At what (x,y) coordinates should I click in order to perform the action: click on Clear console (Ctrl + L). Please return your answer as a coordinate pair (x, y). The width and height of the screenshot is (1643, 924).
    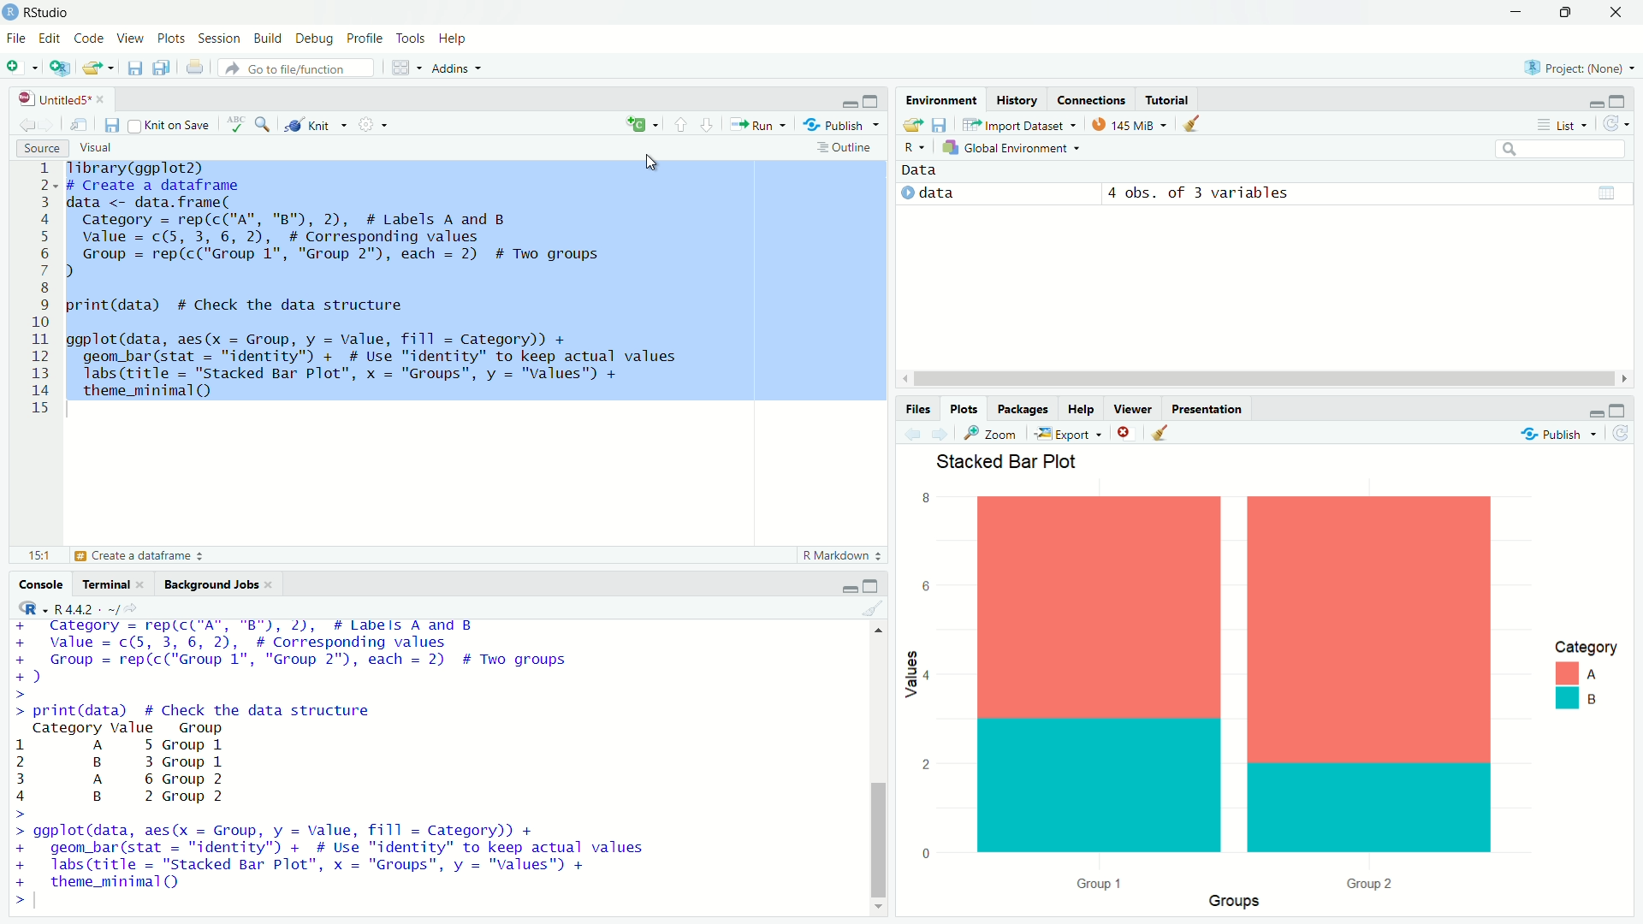
    Looking at the image, I should click on (1156, 433).